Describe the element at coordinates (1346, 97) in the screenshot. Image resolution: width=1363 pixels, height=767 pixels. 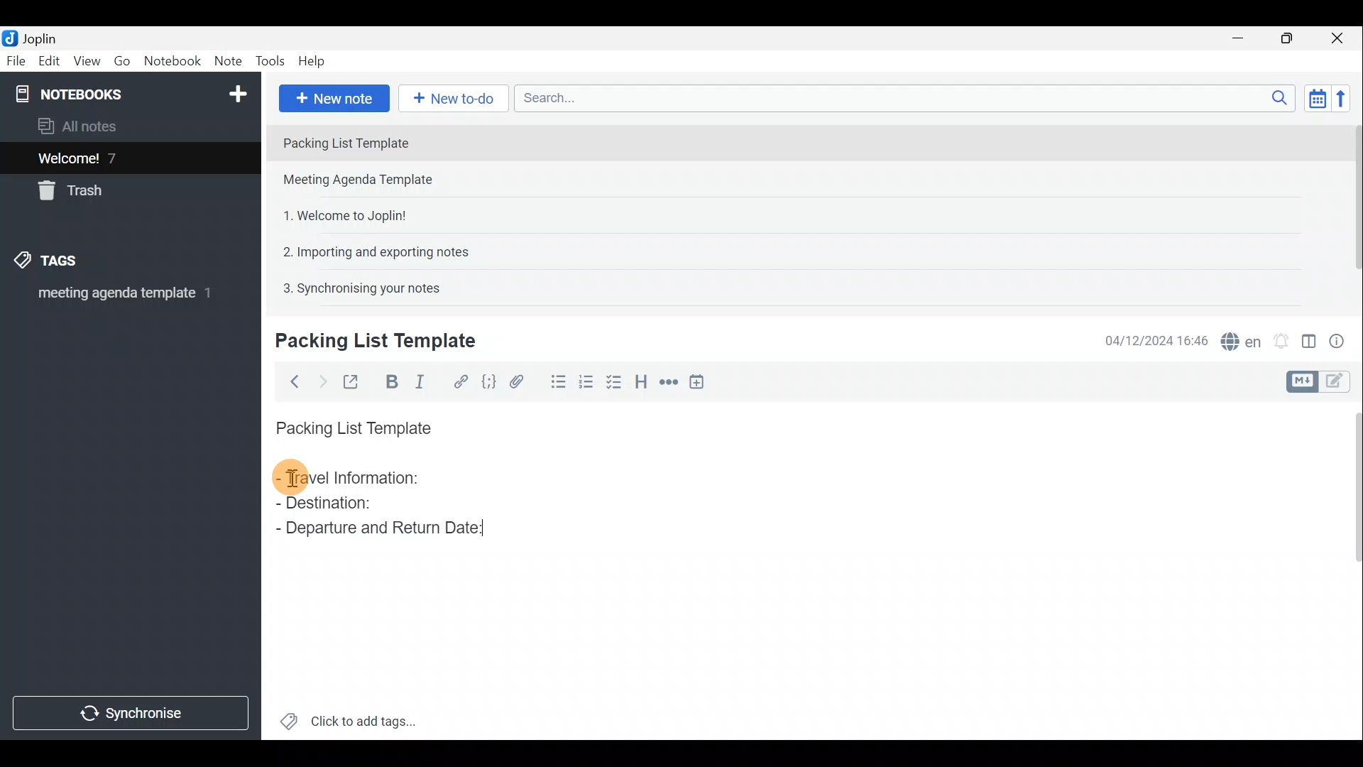
I see `Reverse sort order` at that location.